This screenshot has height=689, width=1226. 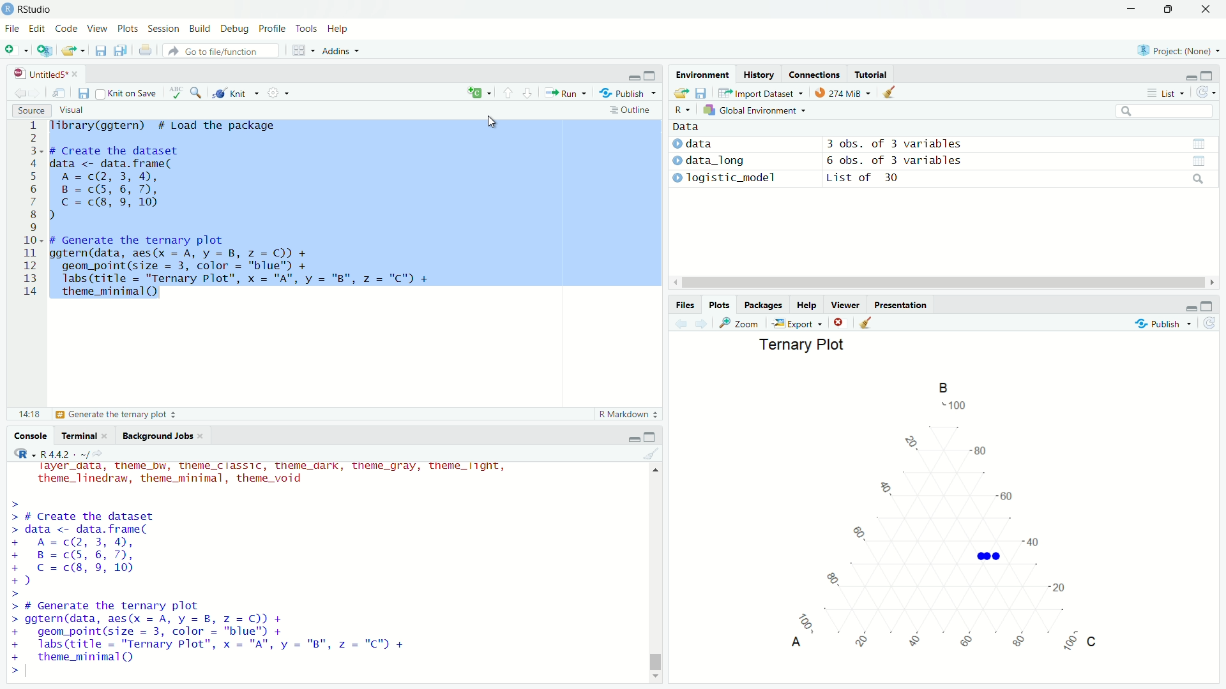 What do you see at coordinates (865, 165) in the screenshot?
I see `) data 3 obs. of 3 variables
) data_Tong 6 obs. of 3 variables
) Togistic_model List of 30` at bounding box center [865, 165].